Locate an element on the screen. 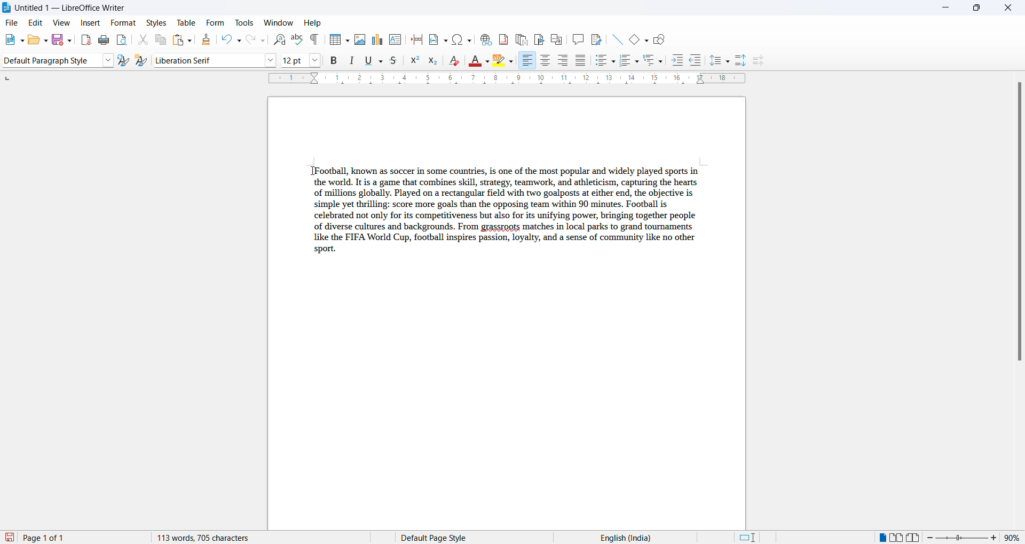 This screenshot has height=544, width=1025. basic shapes is located at coordinates (633, 41).